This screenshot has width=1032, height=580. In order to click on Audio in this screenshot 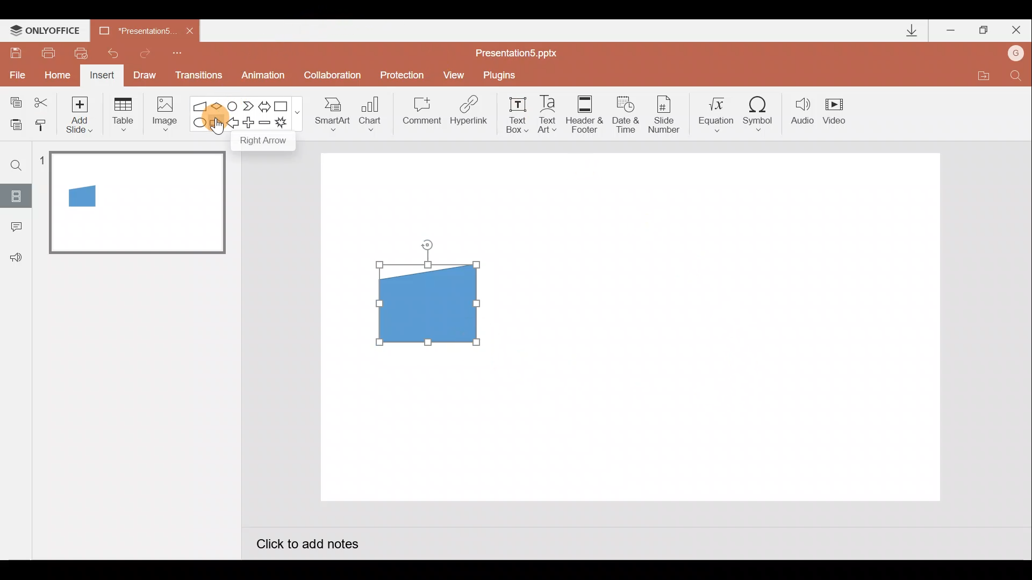, I will do `click(803, 113)`.